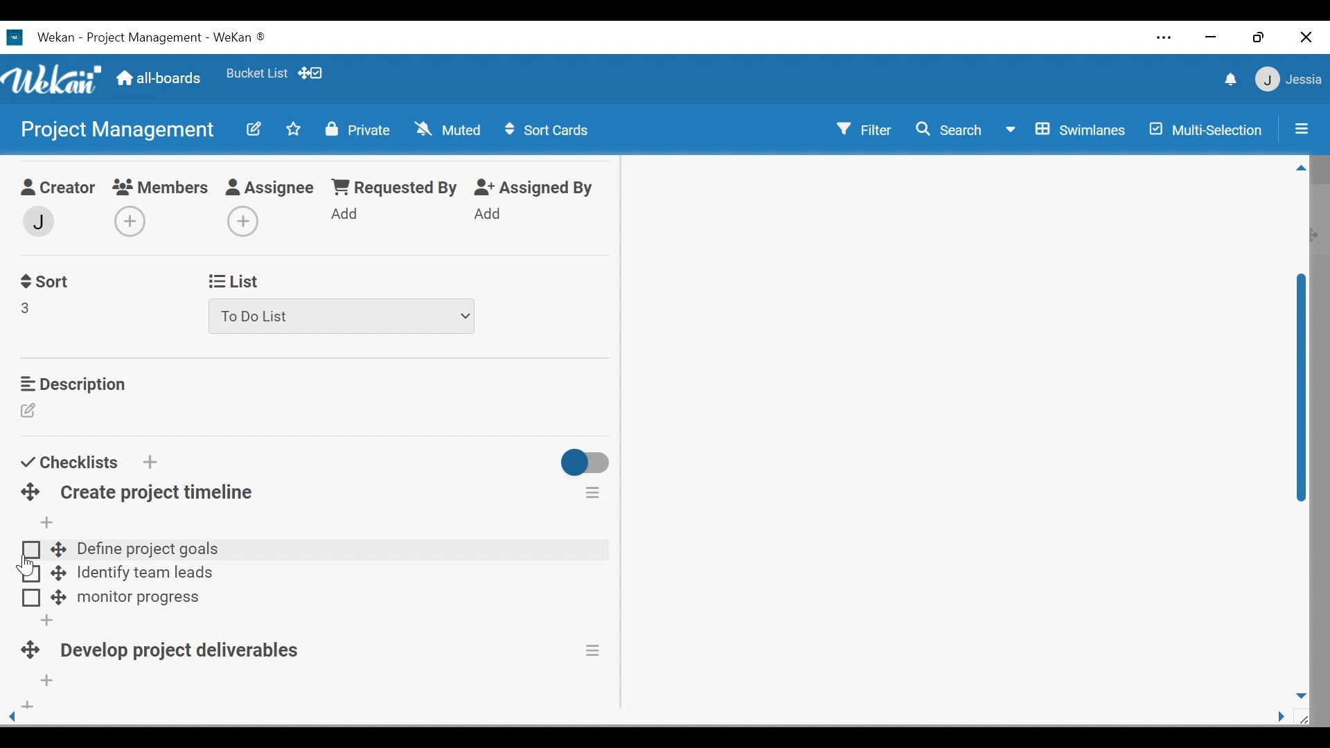 This screenshot has height=748, width=1330. Describe the element at coordinates (1288, 78) in the screenshot. I see `member settings` at that location.